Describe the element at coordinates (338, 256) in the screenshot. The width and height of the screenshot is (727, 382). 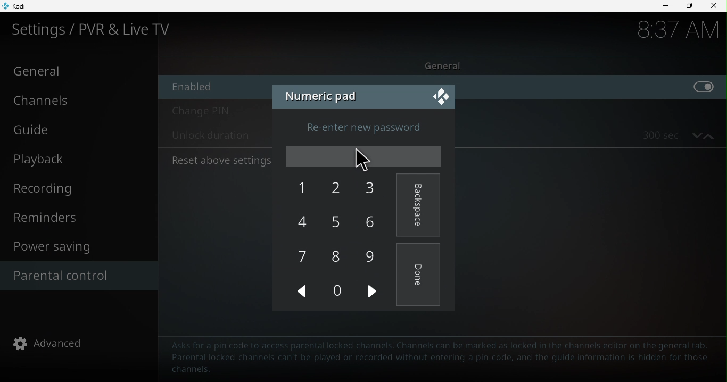
I see `8` at that location.